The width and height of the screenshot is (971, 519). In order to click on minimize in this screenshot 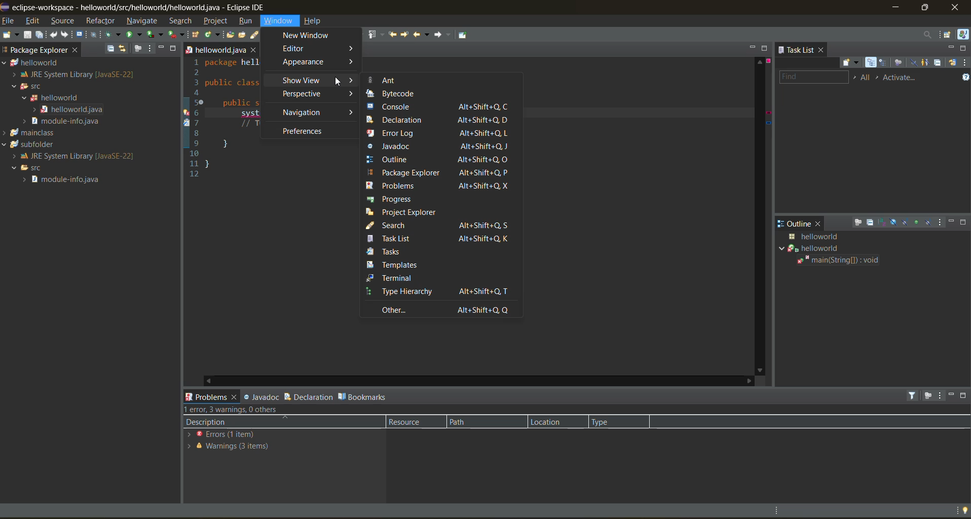, I will do `click(953, 222)`.